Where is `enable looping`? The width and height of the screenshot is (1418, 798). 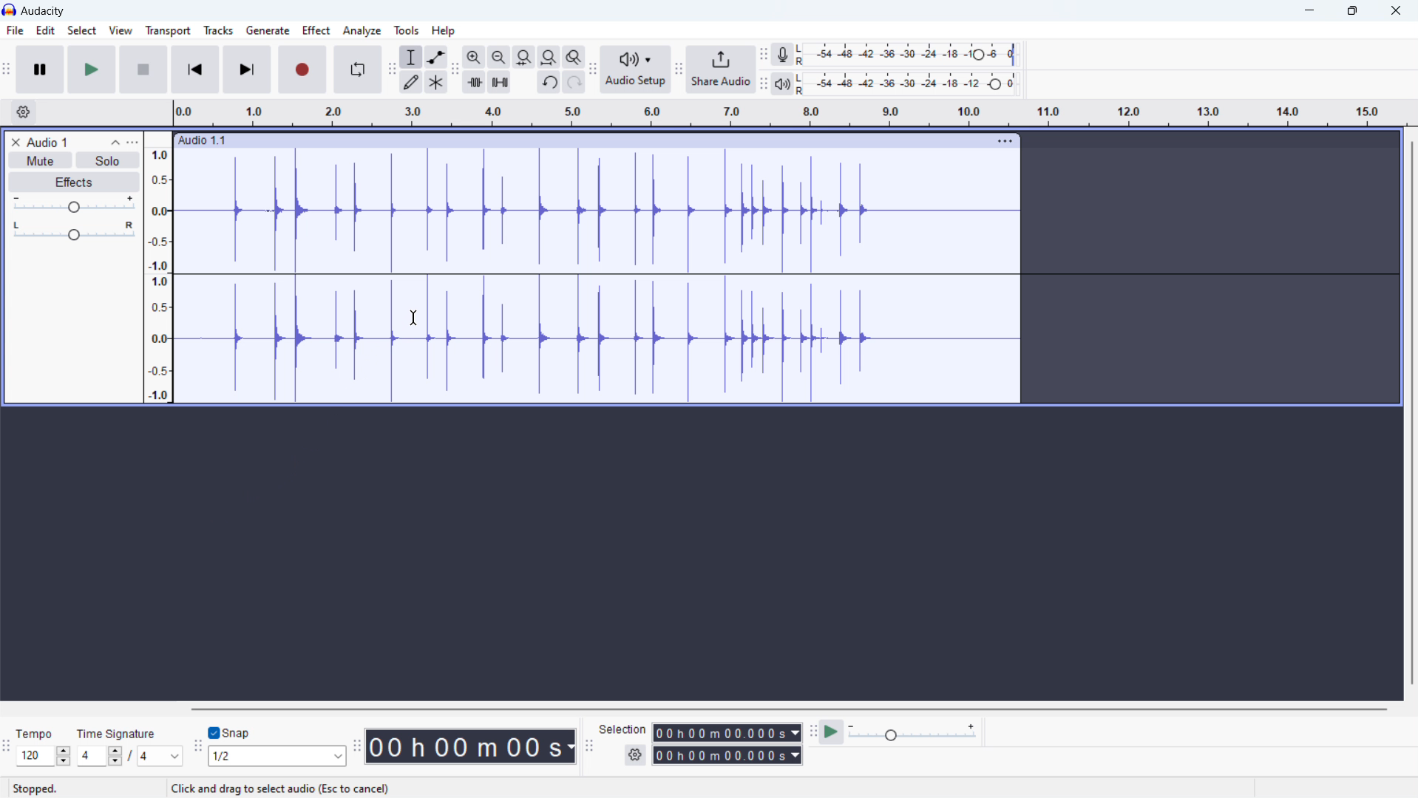
enable looping is located at coordinates (358, 70).